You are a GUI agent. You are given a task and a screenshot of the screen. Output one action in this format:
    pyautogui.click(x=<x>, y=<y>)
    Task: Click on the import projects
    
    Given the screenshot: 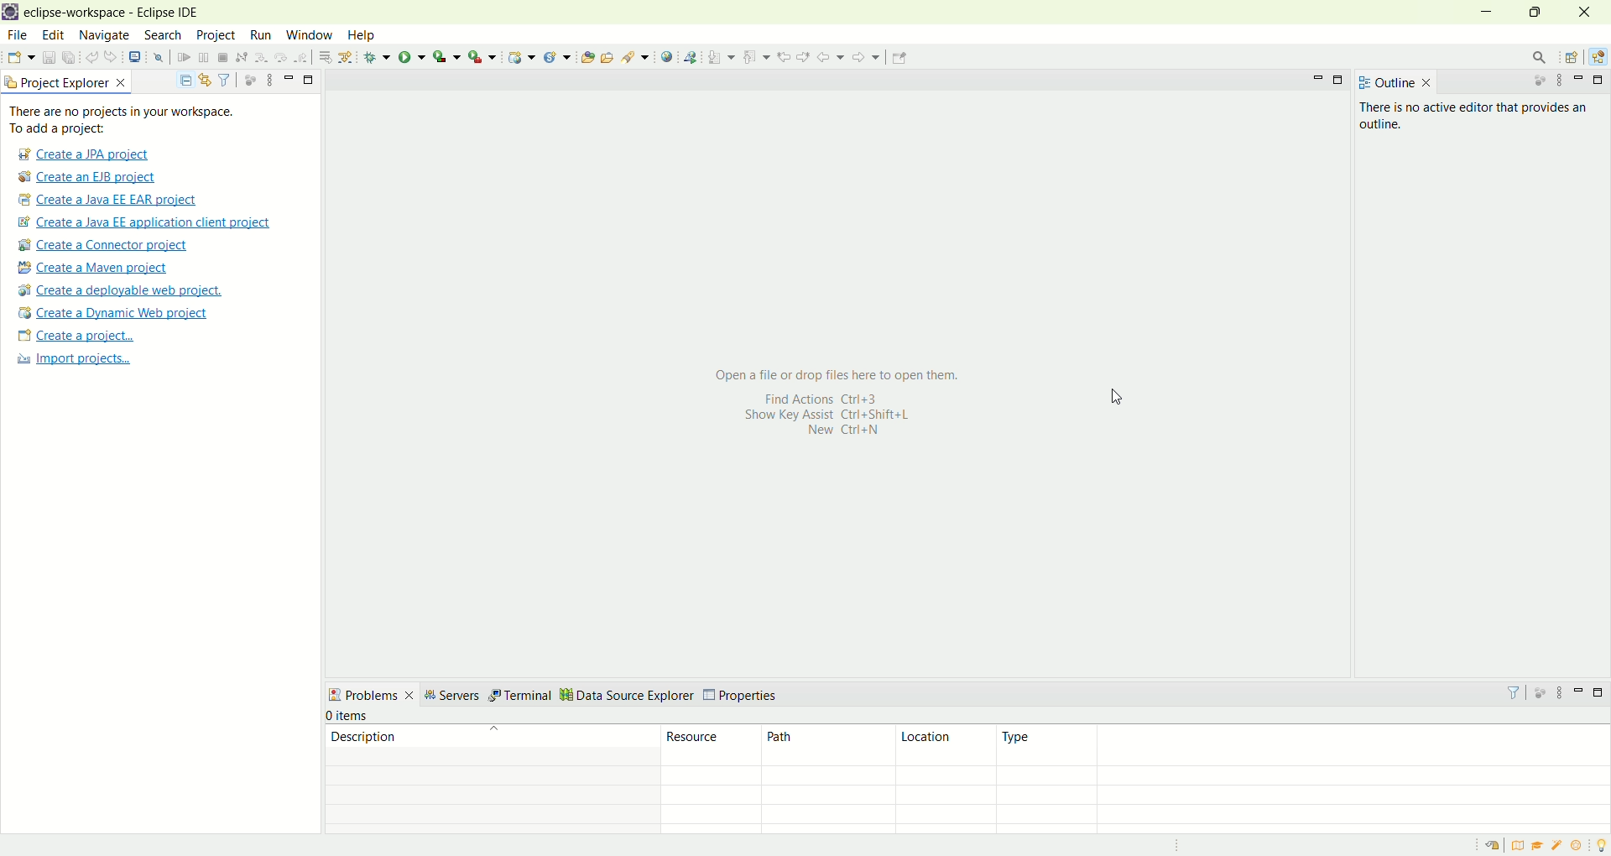 What is the action you would take?
    pyautogui.click(x=81, y=361)
    